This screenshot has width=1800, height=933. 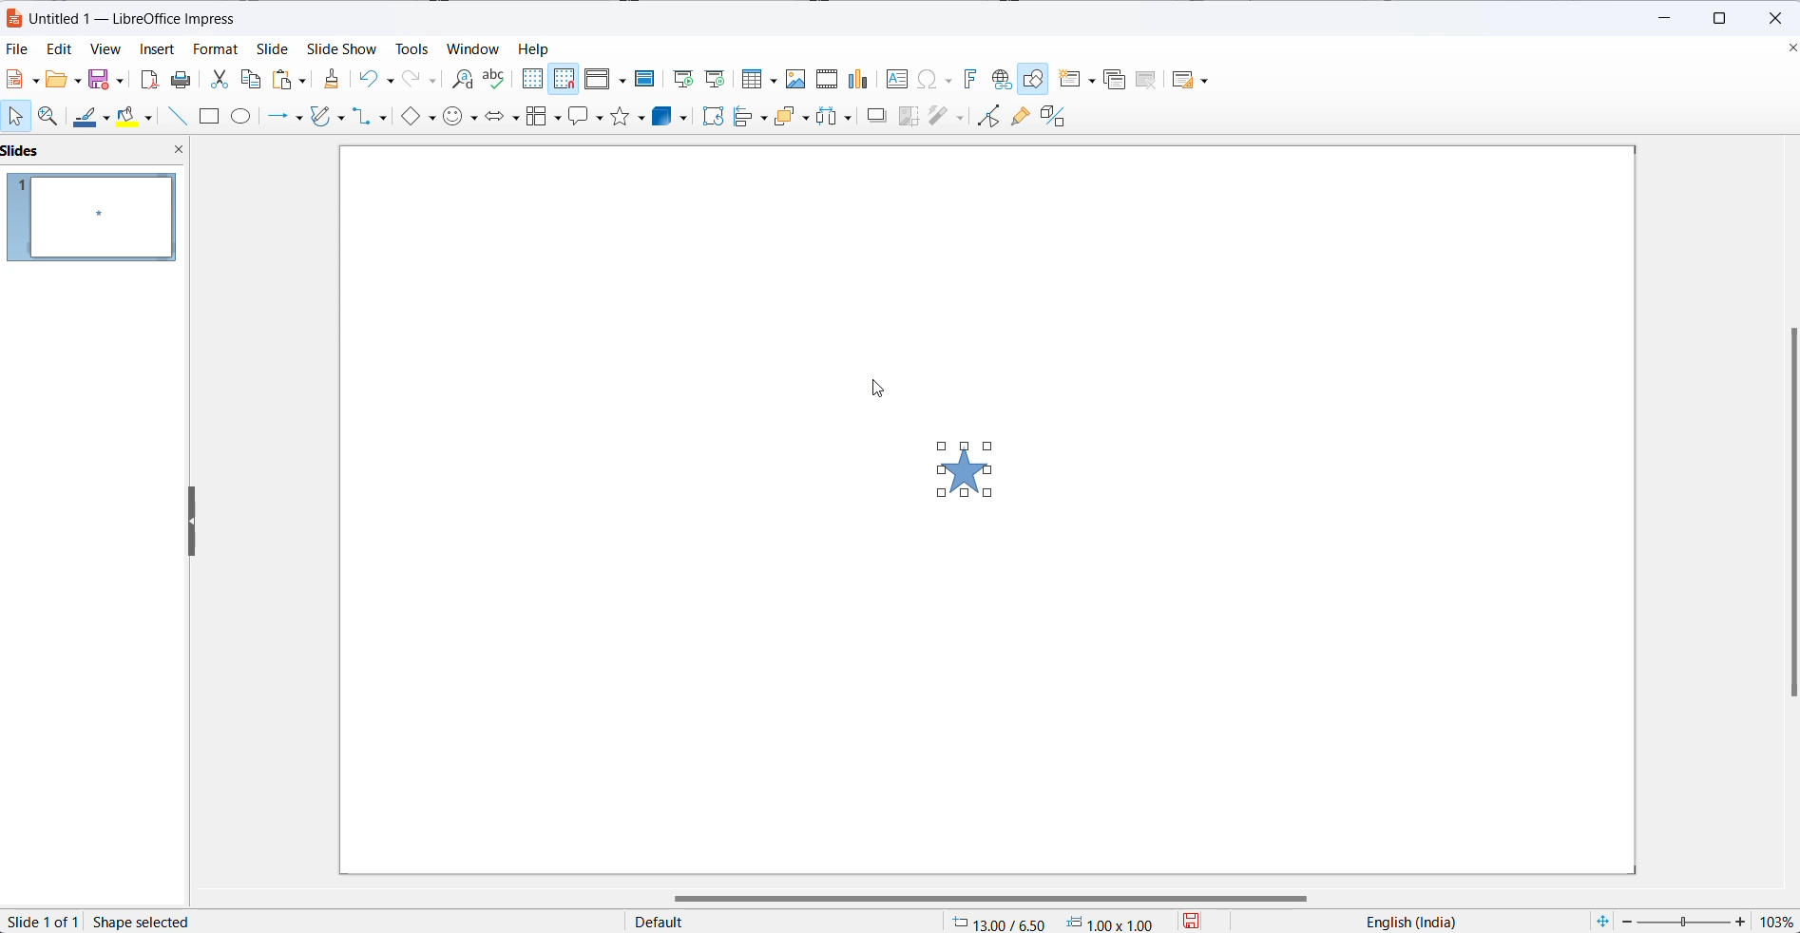 What do you see at coordinates (461, 117) in the screenshot?
I see `symbol shapes` at bounding box center [461, 117].